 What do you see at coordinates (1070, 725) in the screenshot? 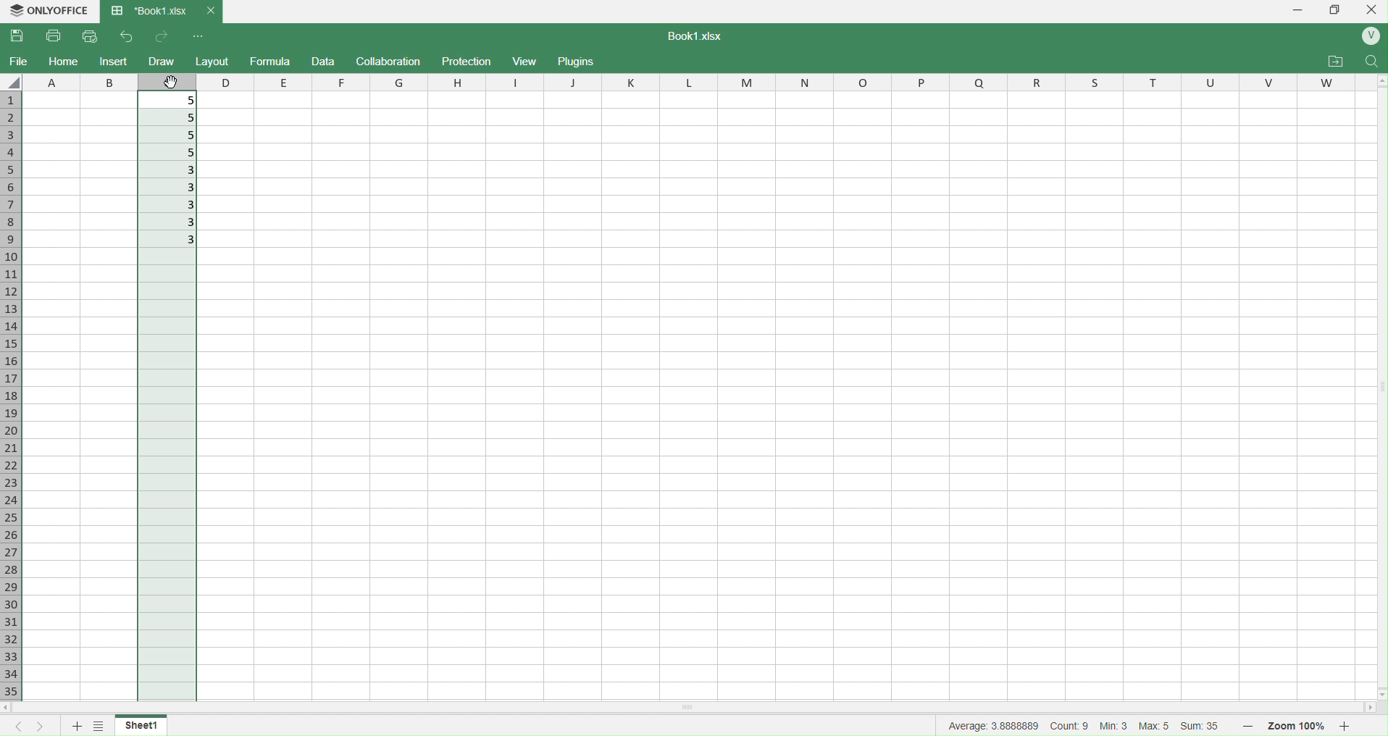
I see `cout` at bounding box center [1070, 725].